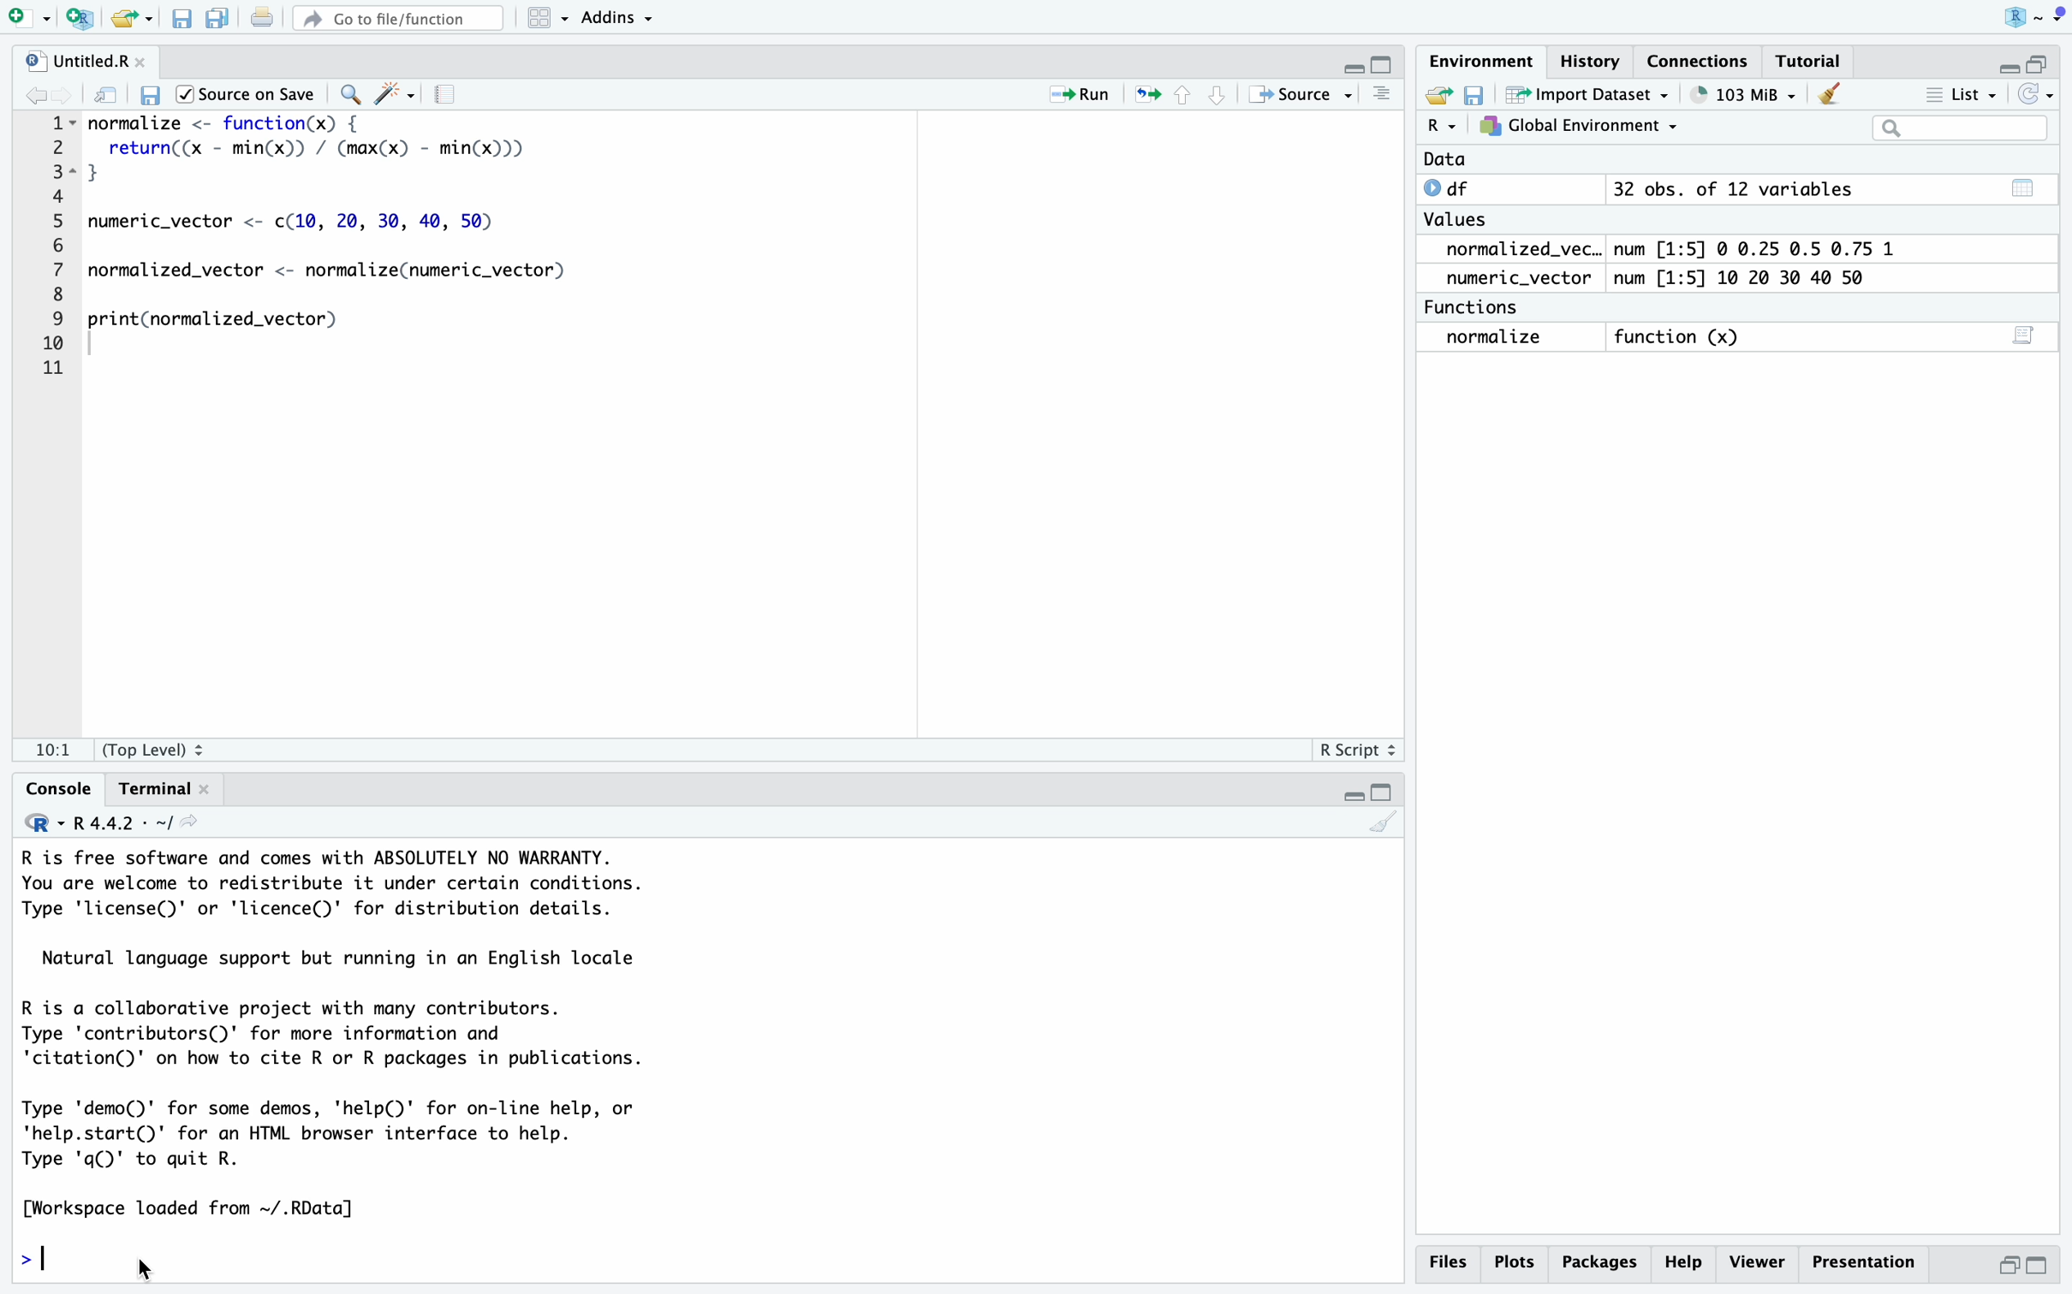 This screenshot has width=2072, height=1294. I want to click on Code Tools, so click(399, 92).